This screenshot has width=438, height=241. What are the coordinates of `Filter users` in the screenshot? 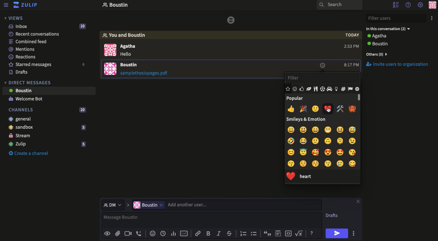 It's located at (397, 19).